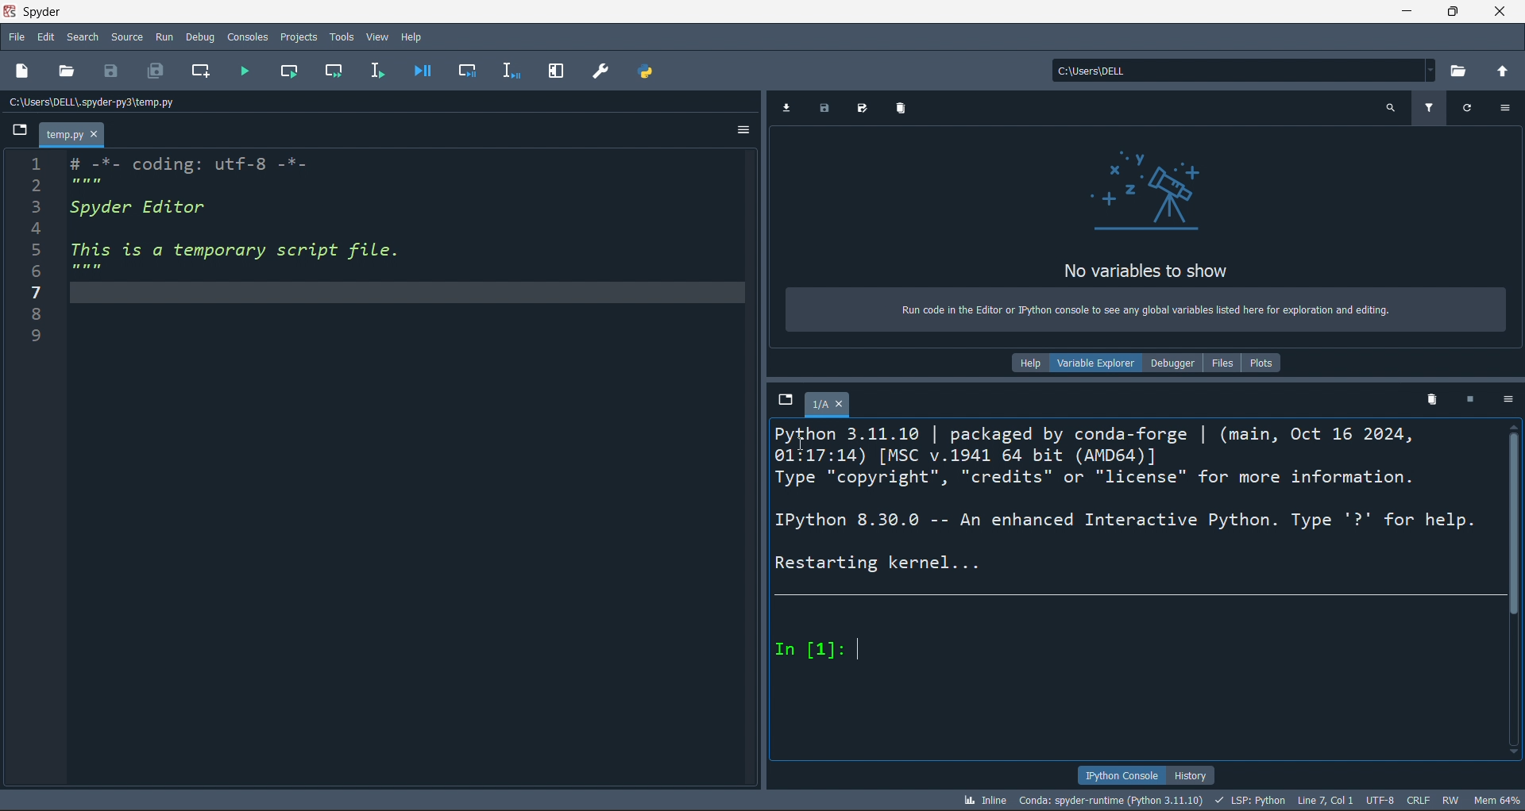 Image resolution: width=1525 pixels, height=811 pixels. I want to click on LINE 7, COL 1, so click(1329, 799).